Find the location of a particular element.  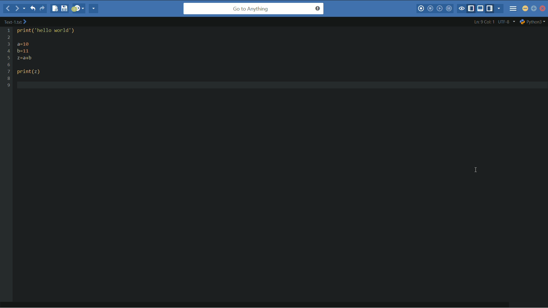

stop macro is located at coordinates (431, 9).